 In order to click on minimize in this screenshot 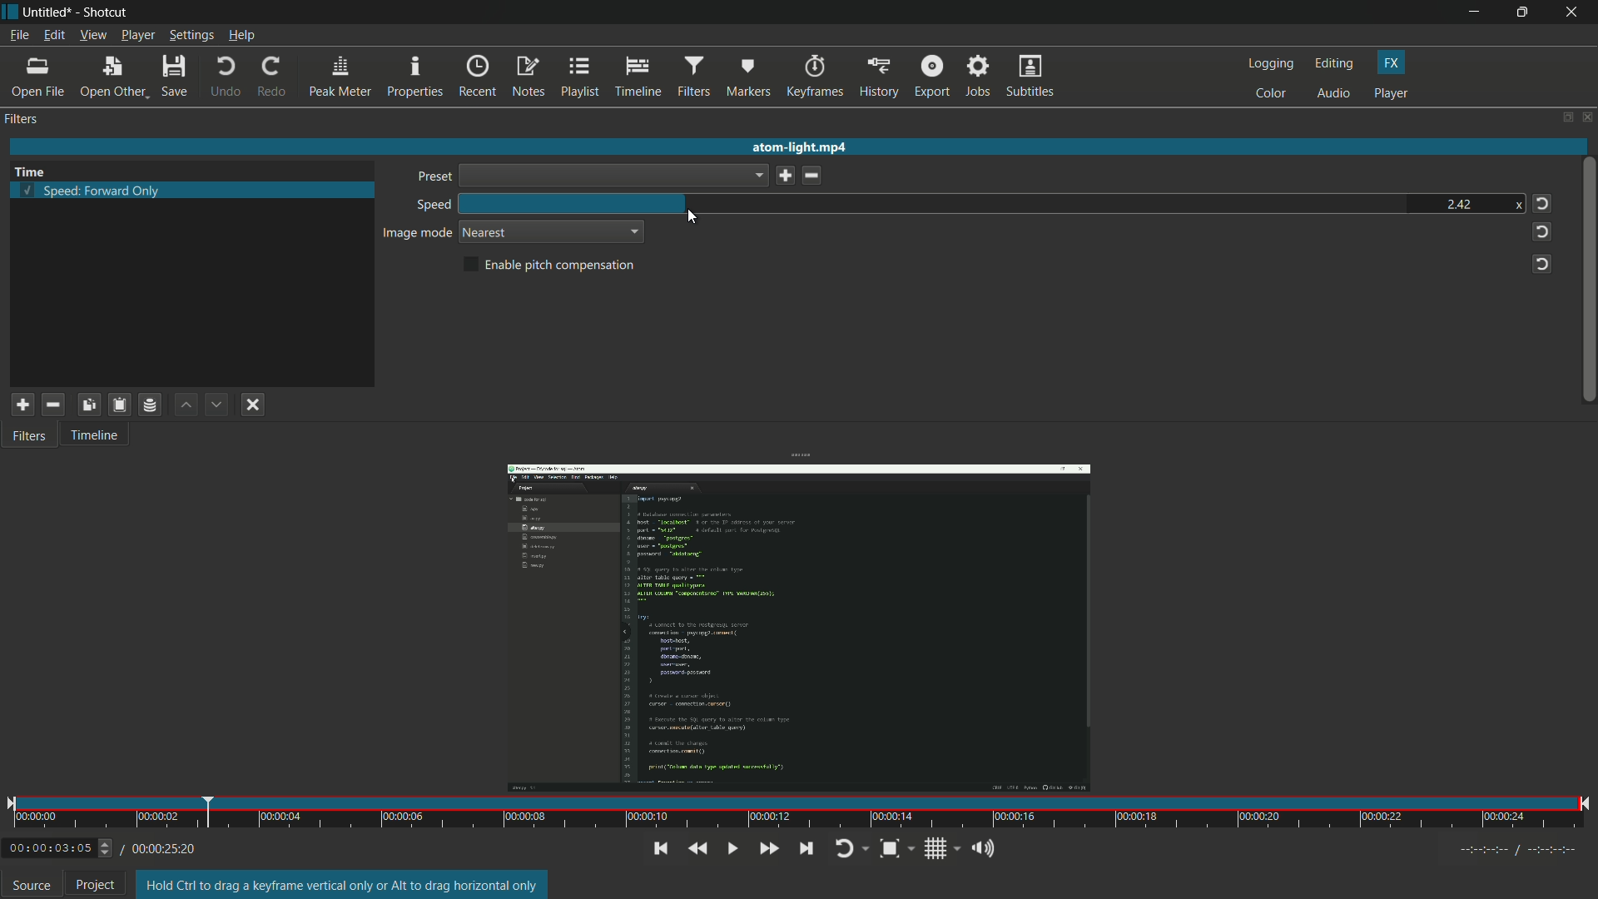, I will do `click(1472, 12)`.